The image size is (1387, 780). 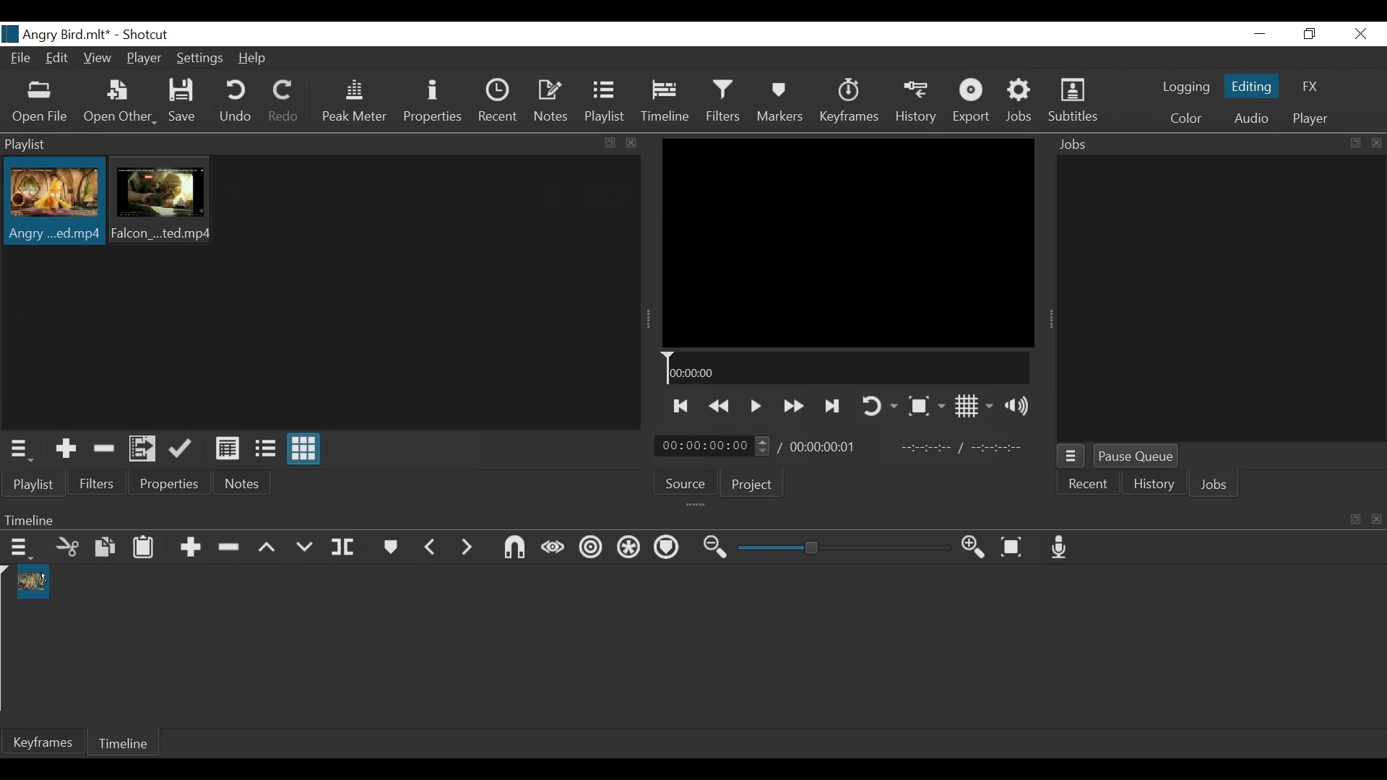 I want to click on FX, so click(x=1311, y=87).